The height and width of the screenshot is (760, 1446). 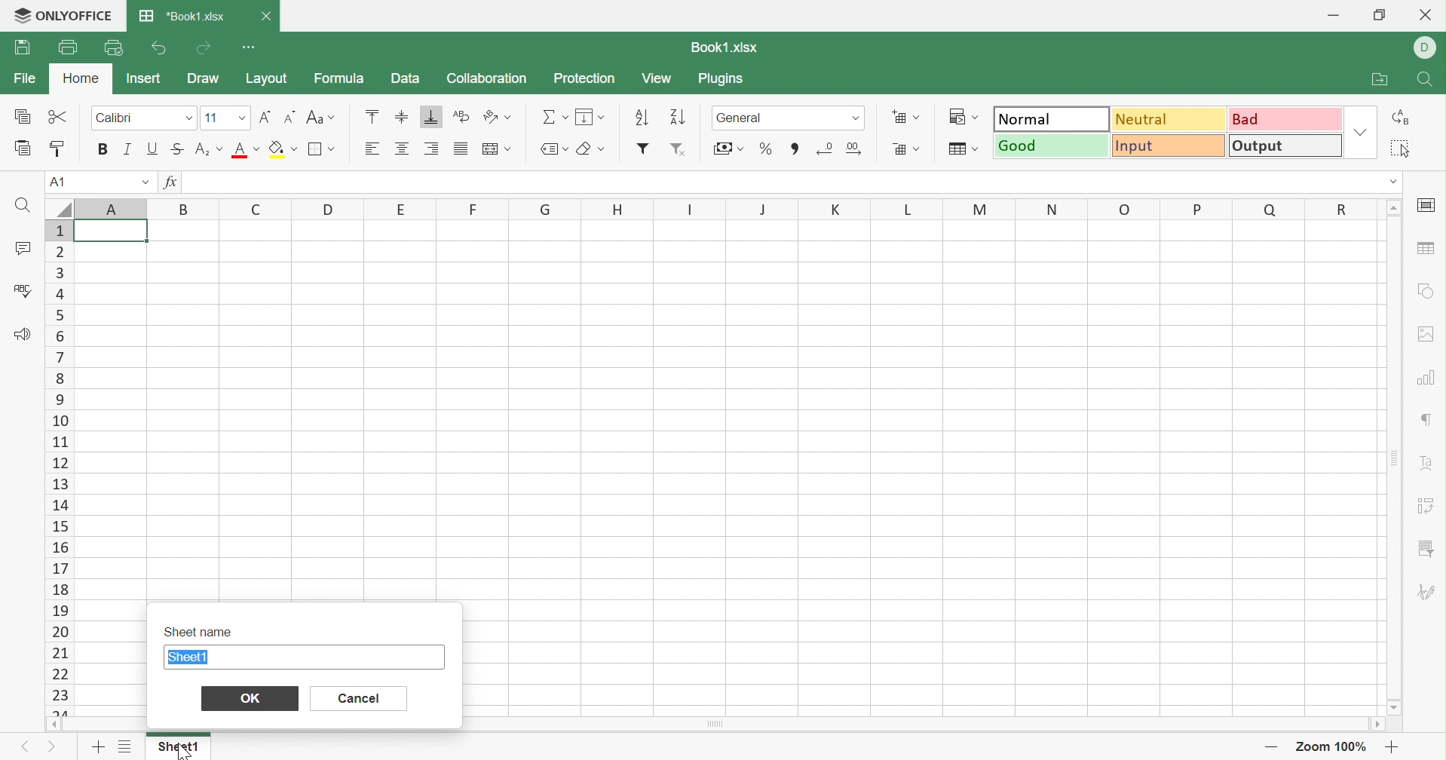 I want to click on Ascending order, so click(x=642, y=115).